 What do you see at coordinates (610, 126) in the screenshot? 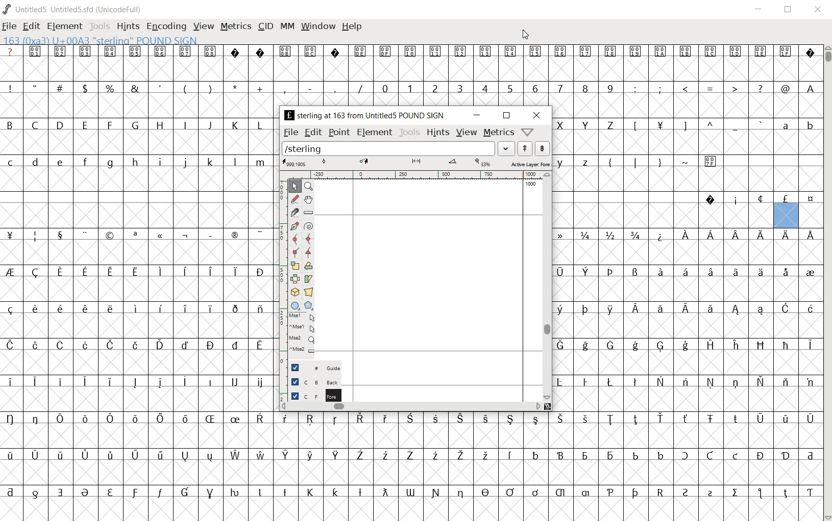
I see `Z` at bounding box center [610, 126].